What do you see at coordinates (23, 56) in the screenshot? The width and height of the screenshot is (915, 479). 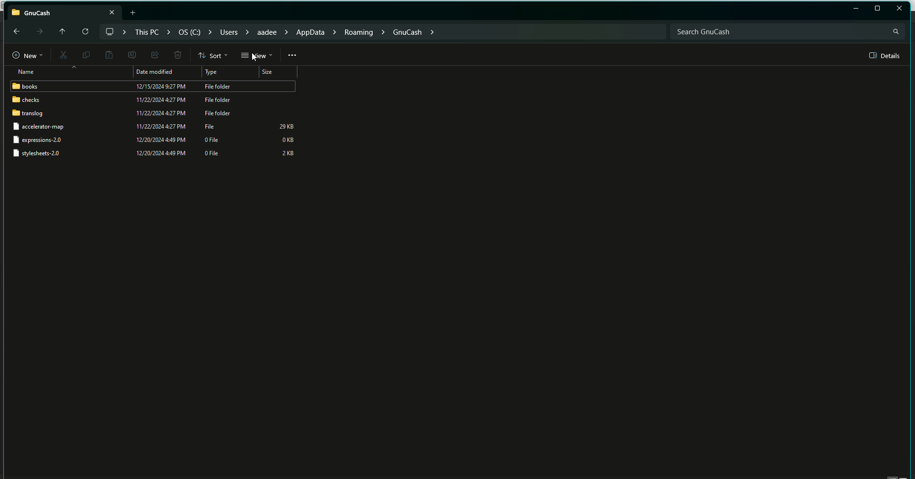 I see `New` at bounding box center [23, 56].